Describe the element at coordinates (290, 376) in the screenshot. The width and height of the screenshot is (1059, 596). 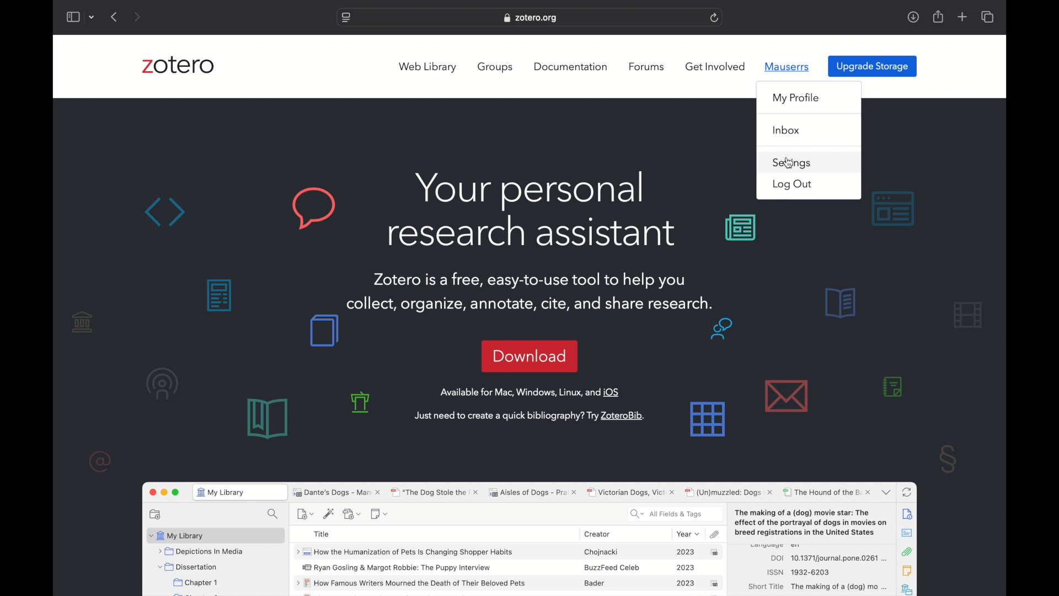
I see `background graphics` at that location.